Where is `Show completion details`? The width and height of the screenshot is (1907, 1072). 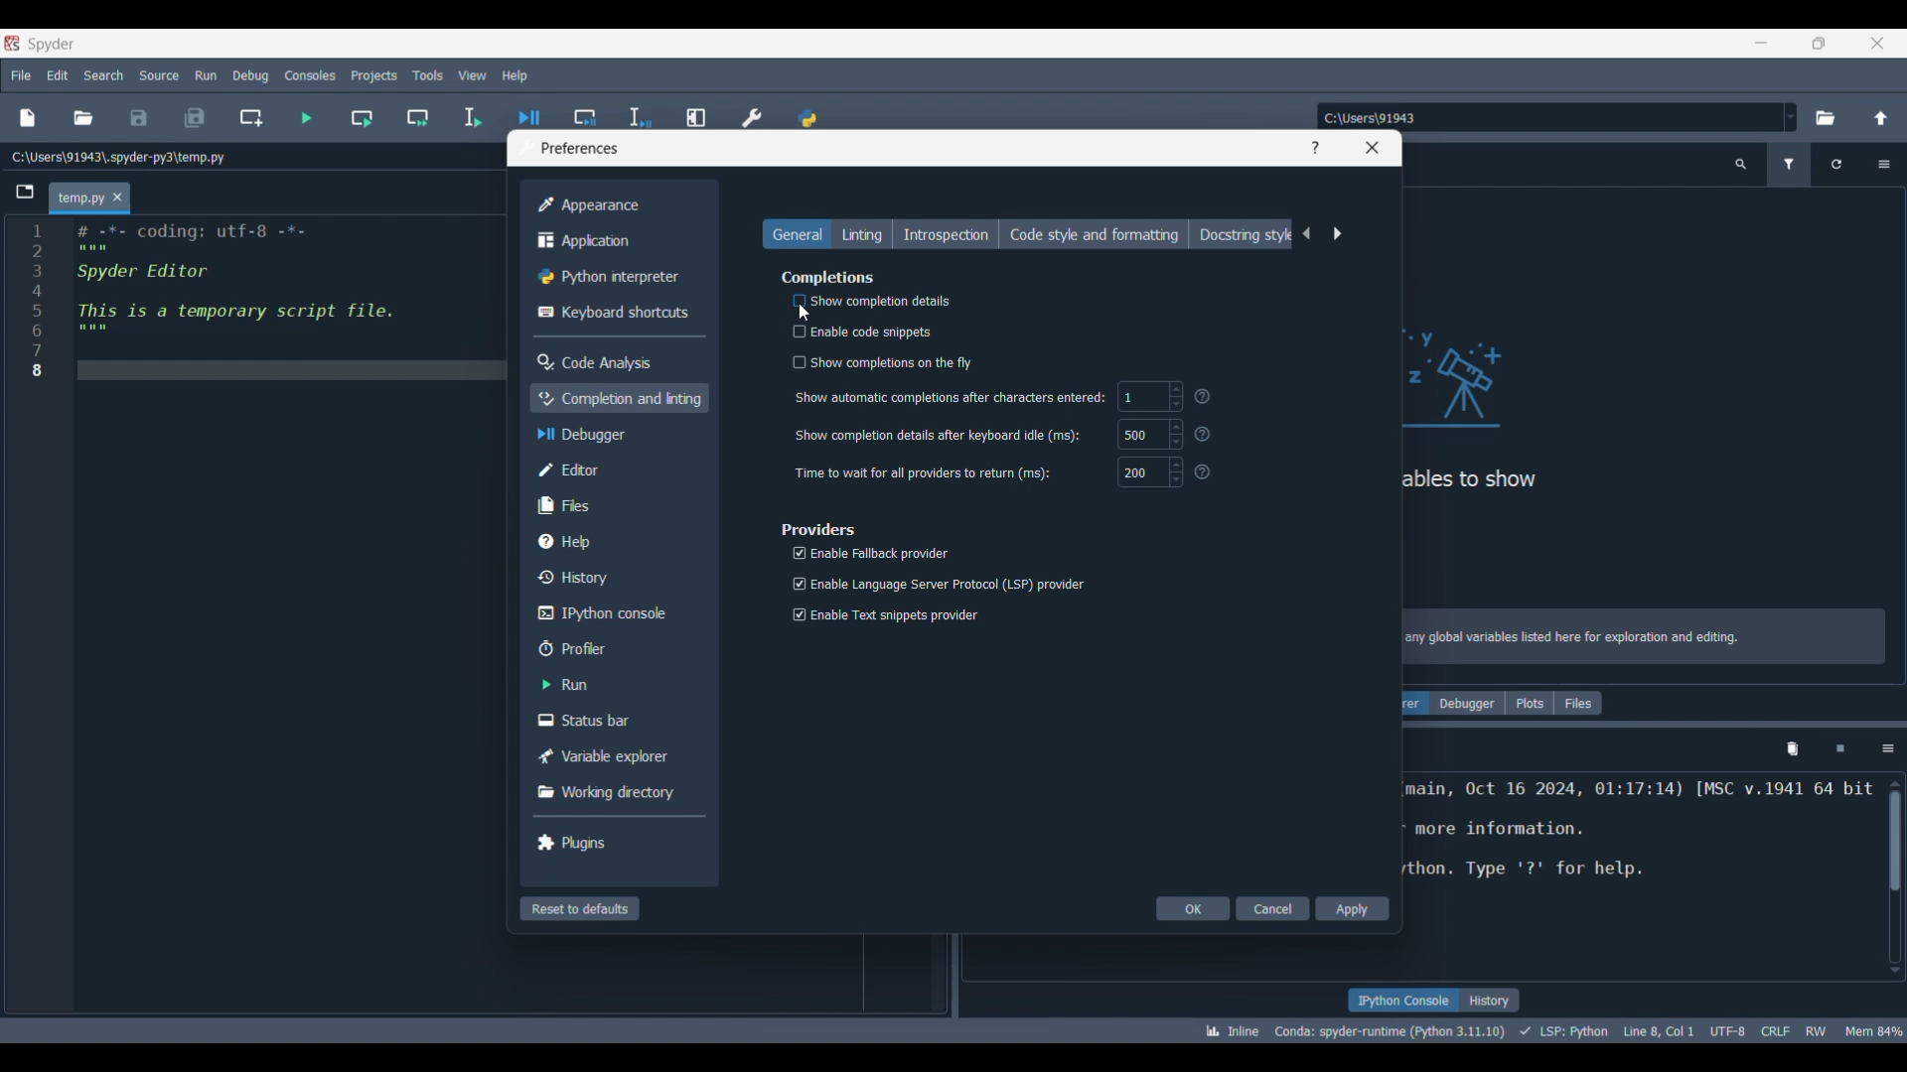
Show completion details is located at coordinates (861, 303).